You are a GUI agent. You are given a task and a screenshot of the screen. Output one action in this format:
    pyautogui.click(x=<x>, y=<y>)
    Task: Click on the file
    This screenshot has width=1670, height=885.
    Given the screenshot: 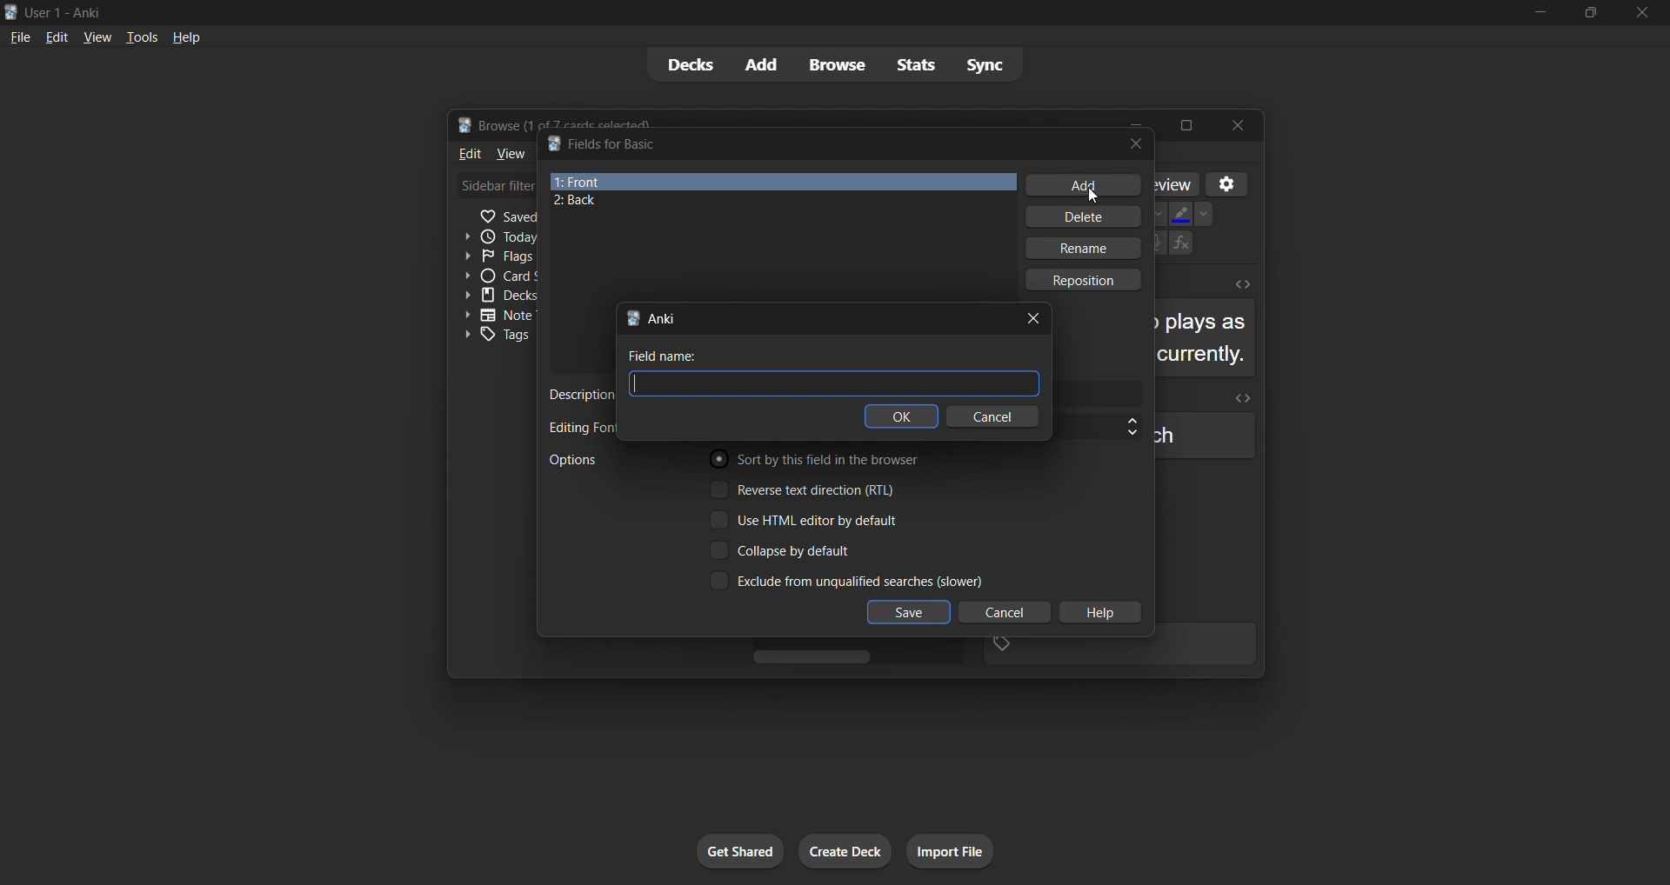 What is the action you would take?
    pyautogui.click(x=19, y=37)
    